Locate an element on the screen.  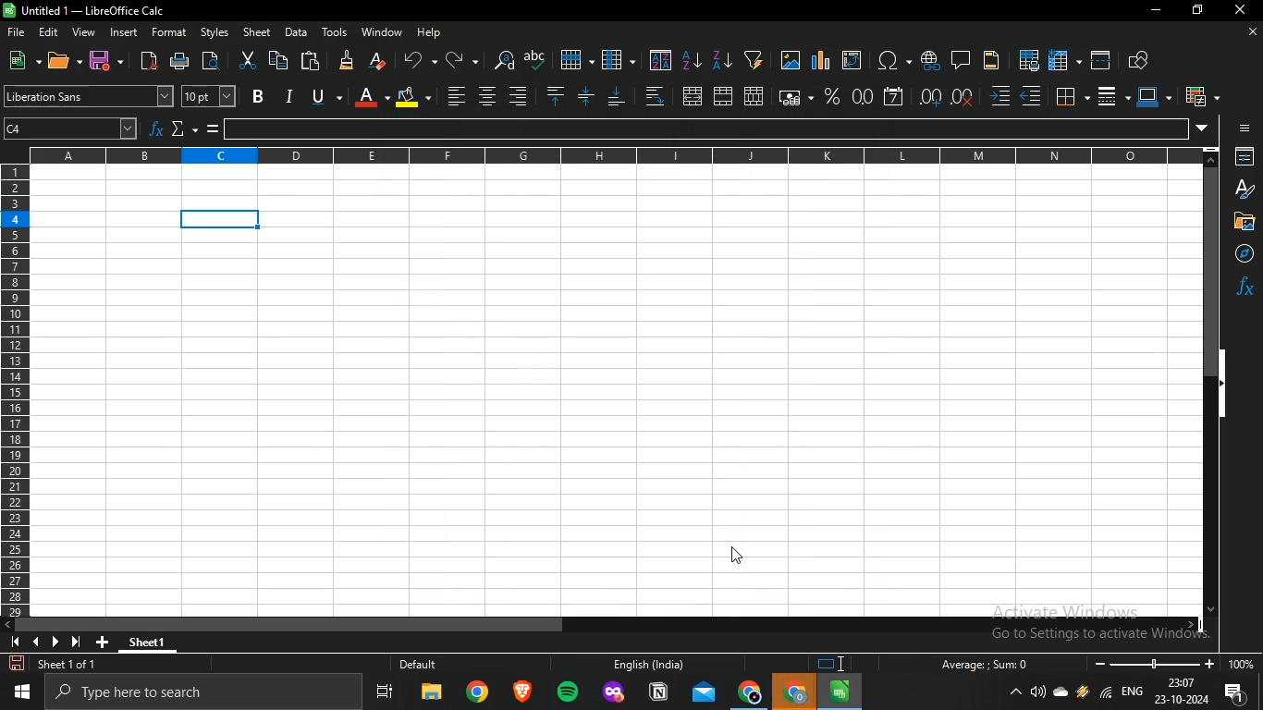
merge and center or unmerge is located at coordinates (693, 95).